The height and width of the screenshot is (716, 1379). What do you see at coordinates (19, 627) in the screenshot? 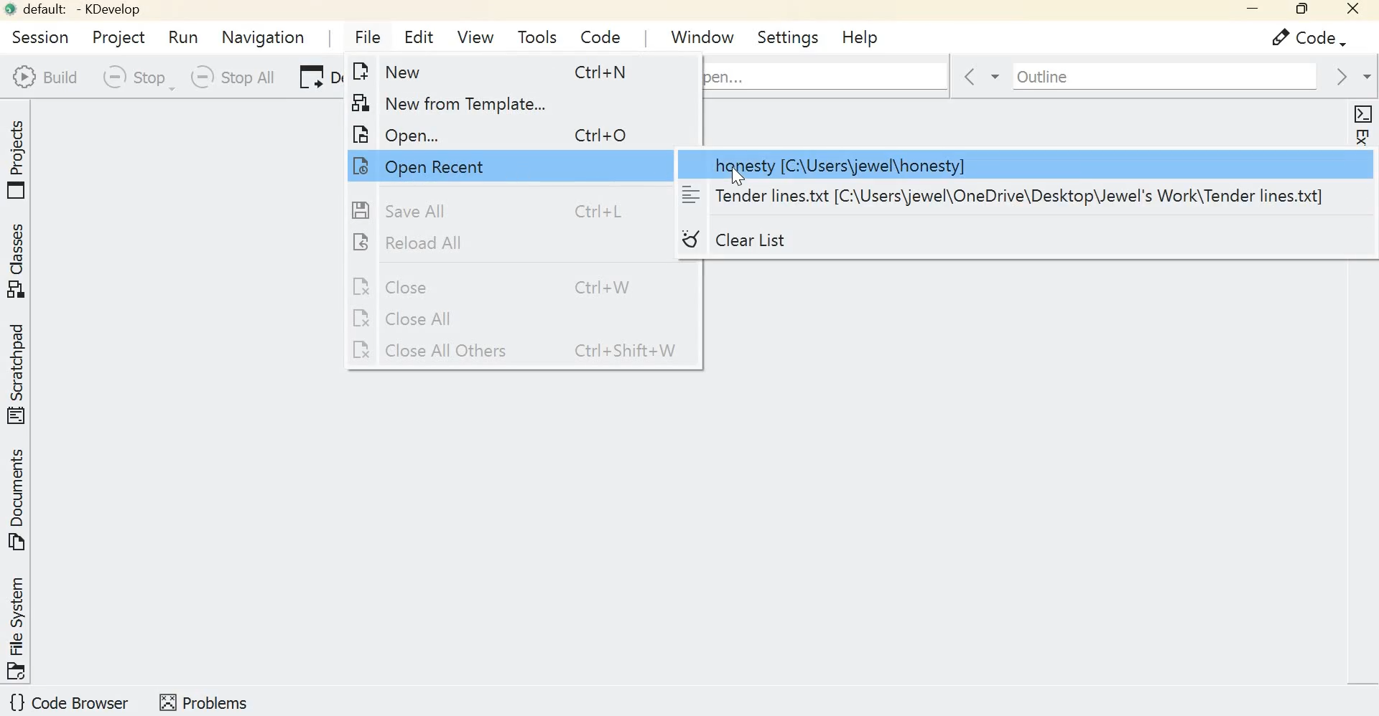
I see `Toggle 'File system' tool view` at bounding box center [19, 627].